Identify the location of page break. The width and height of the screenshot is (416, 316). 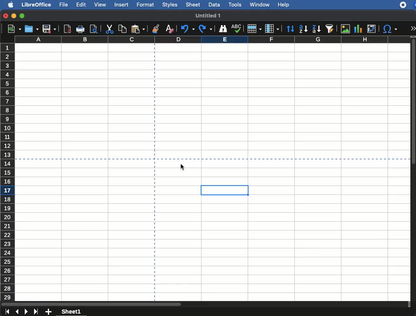
(155, 100).